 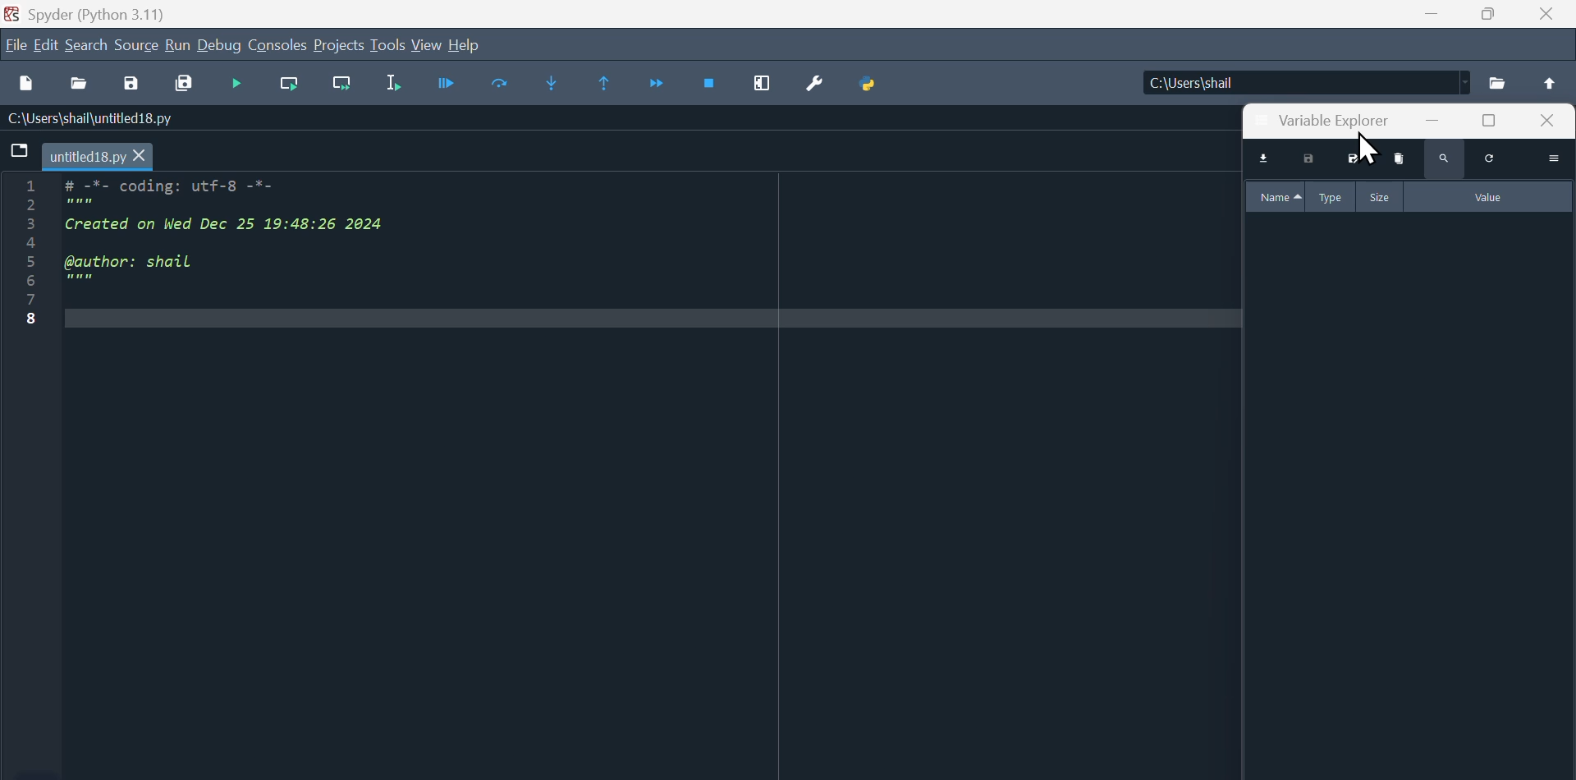 I want to click on COntinue execution until next breakpoint, so click(x=662, y=87).